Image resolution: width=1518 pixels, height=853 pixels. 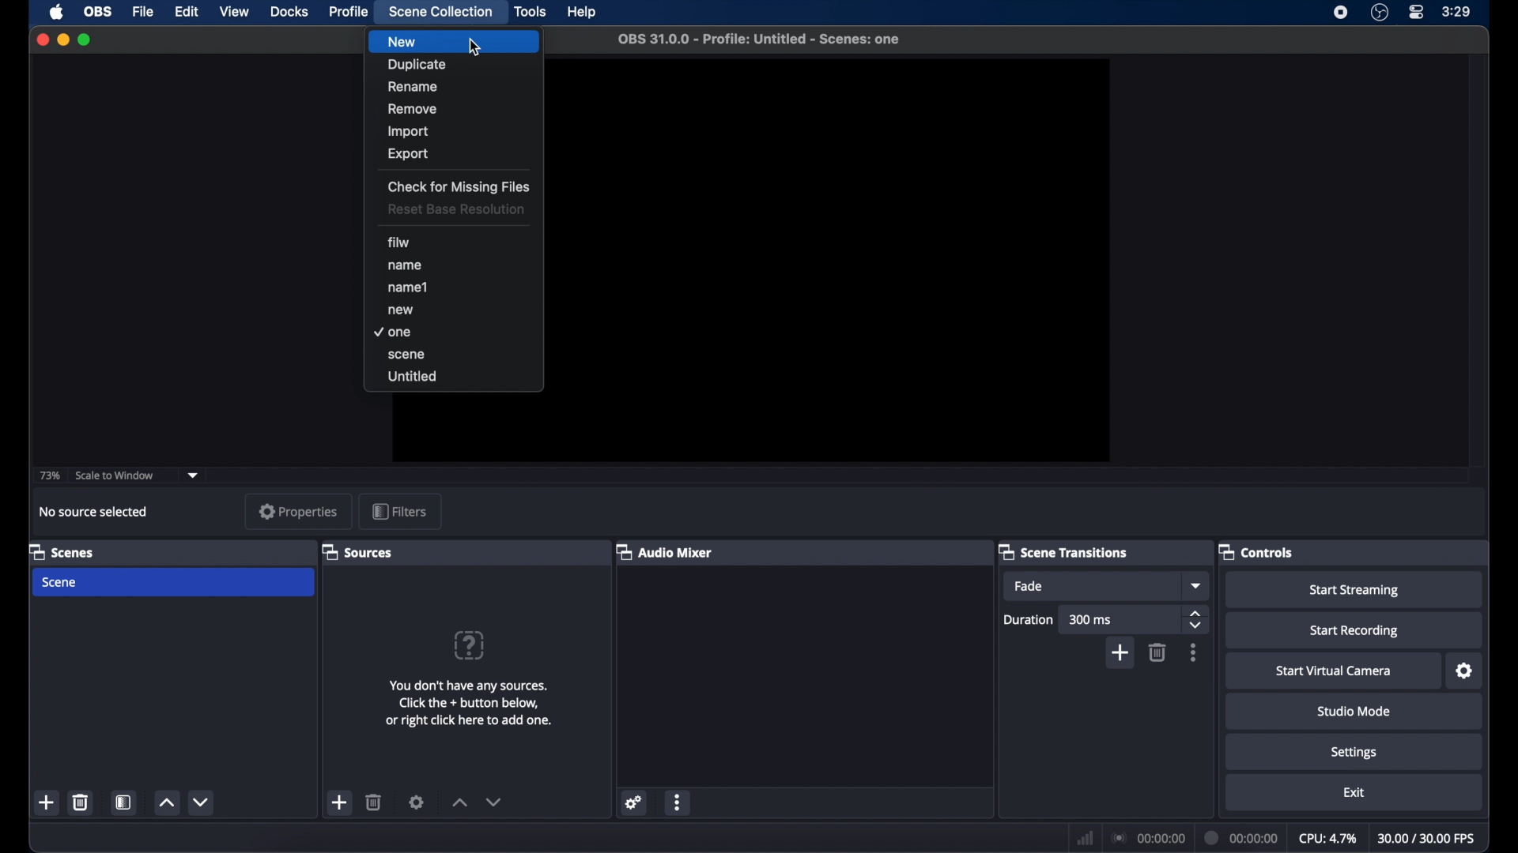 I want to click on question mark icon, so click(x=470, y=645).